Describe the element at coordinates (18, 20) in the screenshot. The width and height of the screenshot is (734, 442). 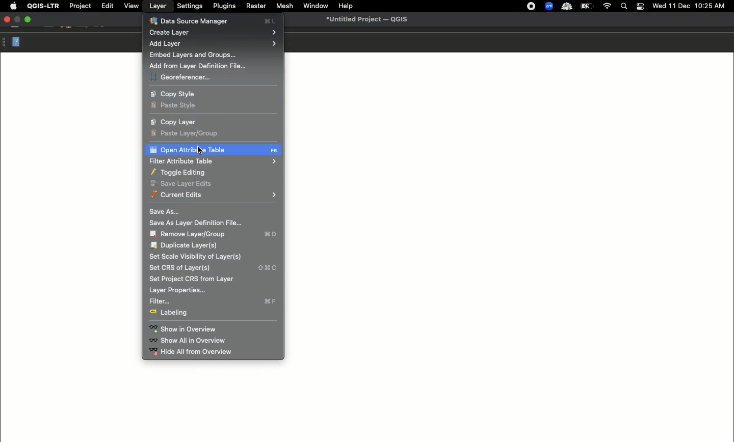
I see `minimize` at that location.